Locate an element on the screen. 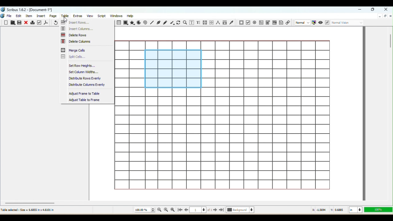 This screenshot has height=221, width=393. Calligraphic line is located at coordinates (172, 23).